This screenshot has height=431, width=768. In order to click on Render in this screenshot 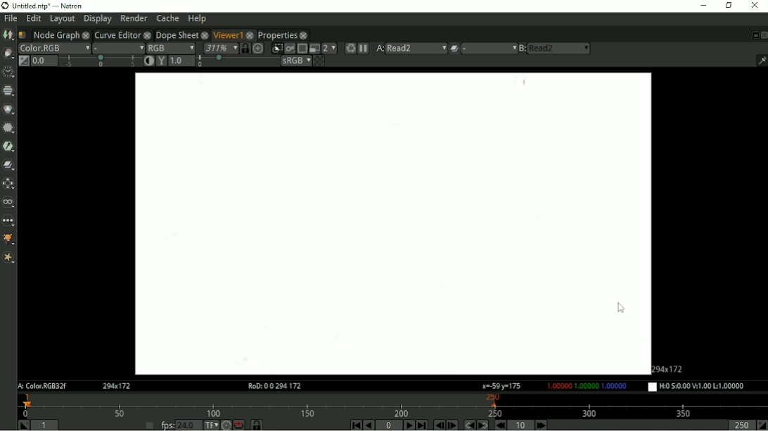, I will do `click(134, 18)`.